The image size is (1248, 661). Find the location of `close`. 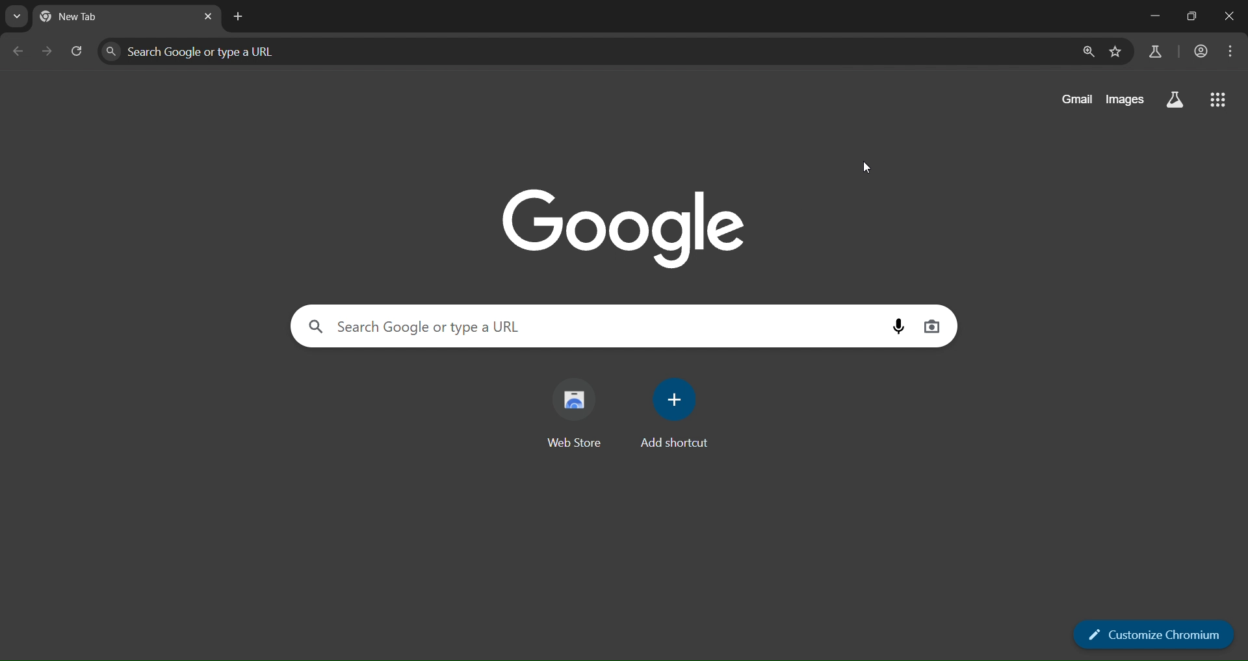

close is located at coordinates (1230, 16).